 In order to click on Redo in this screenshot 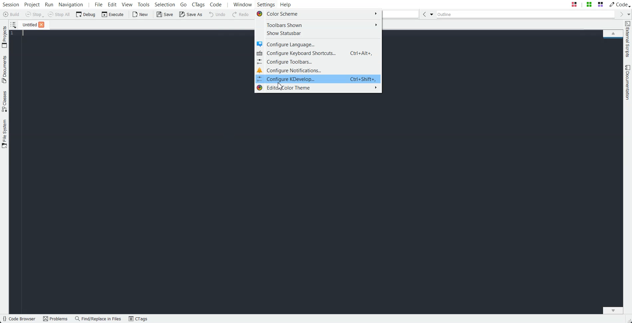, I will do `click(241, 15)`.